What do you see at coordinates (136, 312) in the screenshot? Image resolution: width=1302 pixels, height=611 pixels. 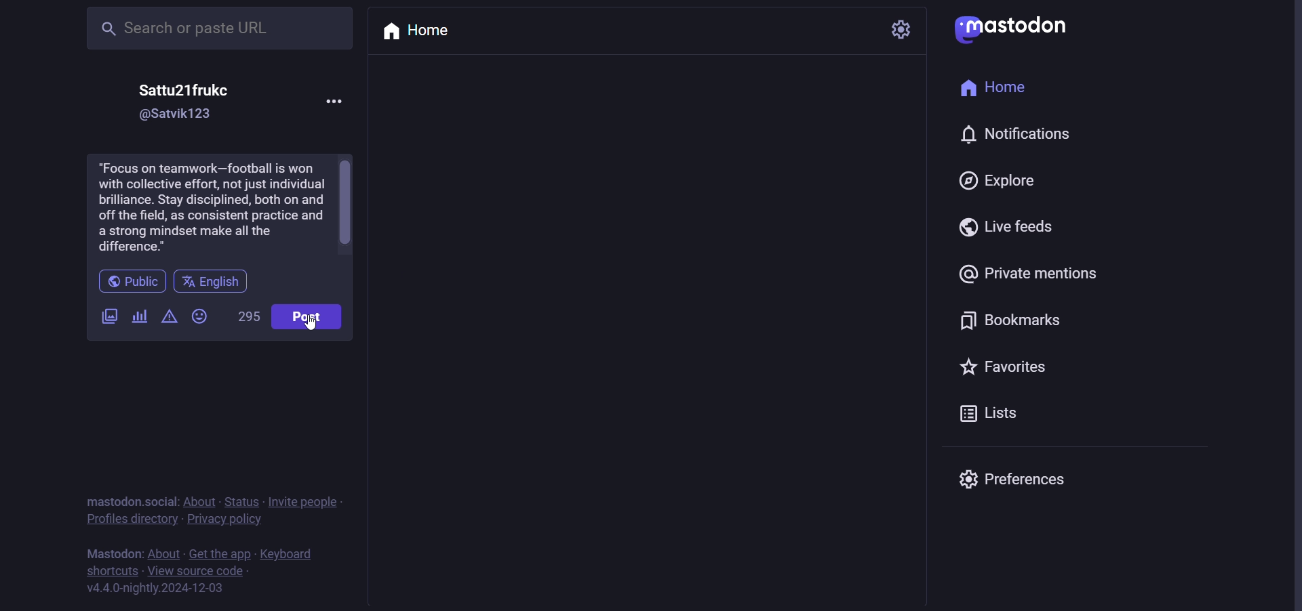 I see `poll` at bounding box center [136, 312].